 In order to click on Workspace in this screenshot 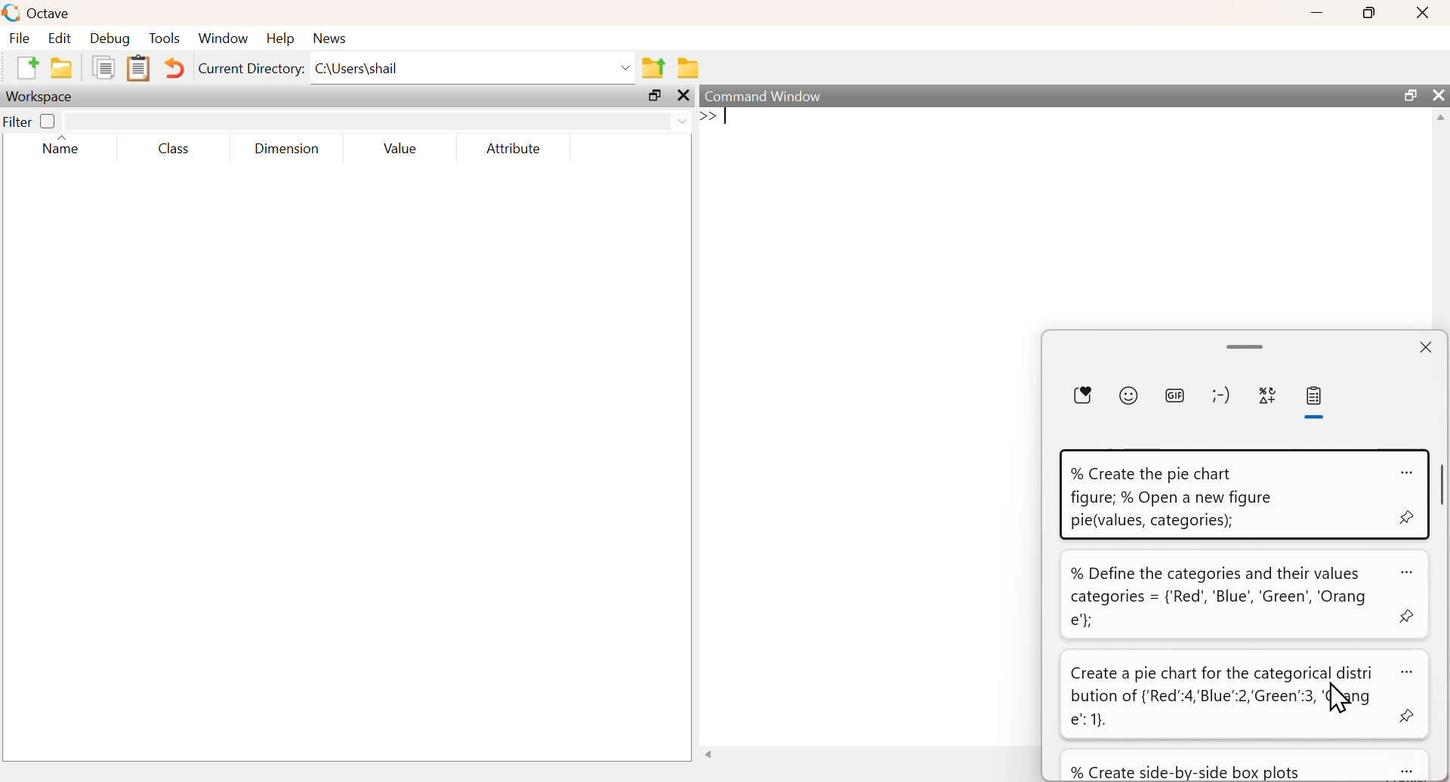, I will do `click(42, 97)`.